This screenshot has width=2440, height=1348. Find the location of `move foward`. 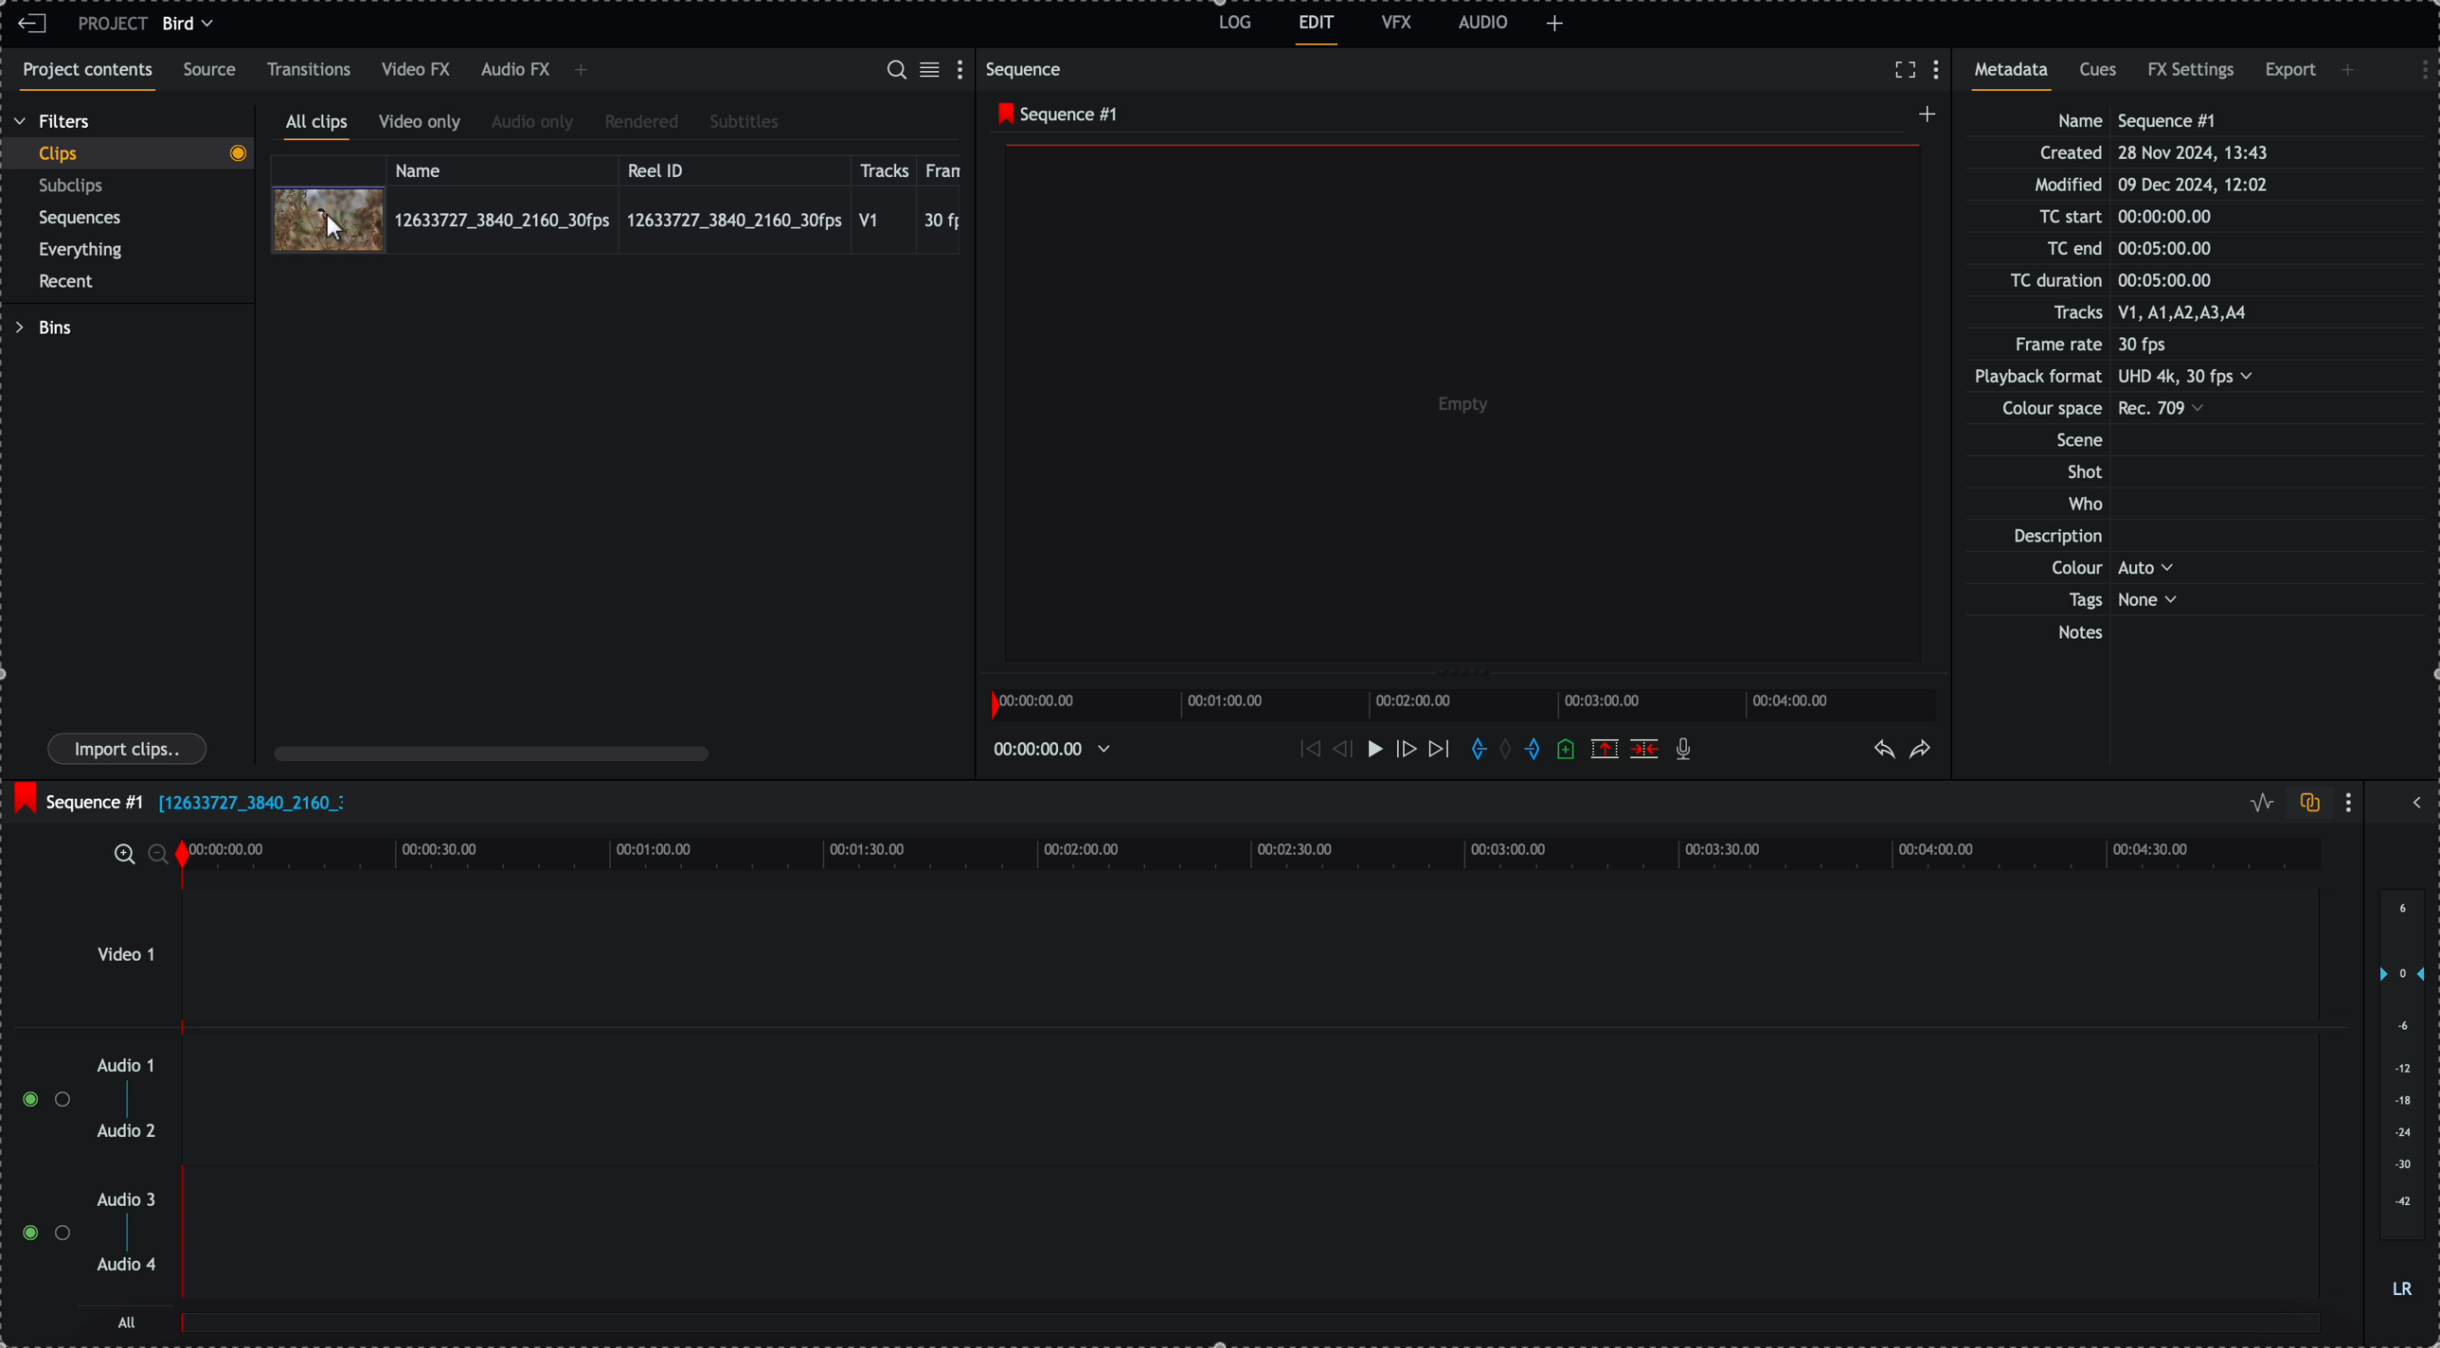

move foward is located at coordinates (1438, 753).